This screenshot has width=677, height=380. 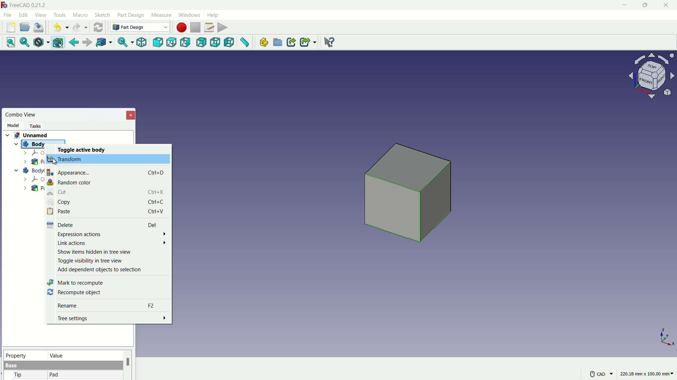 What do you see at coordinates (291, 43) in the screenshot?
I see `make link` at bounding box center [291, 43].